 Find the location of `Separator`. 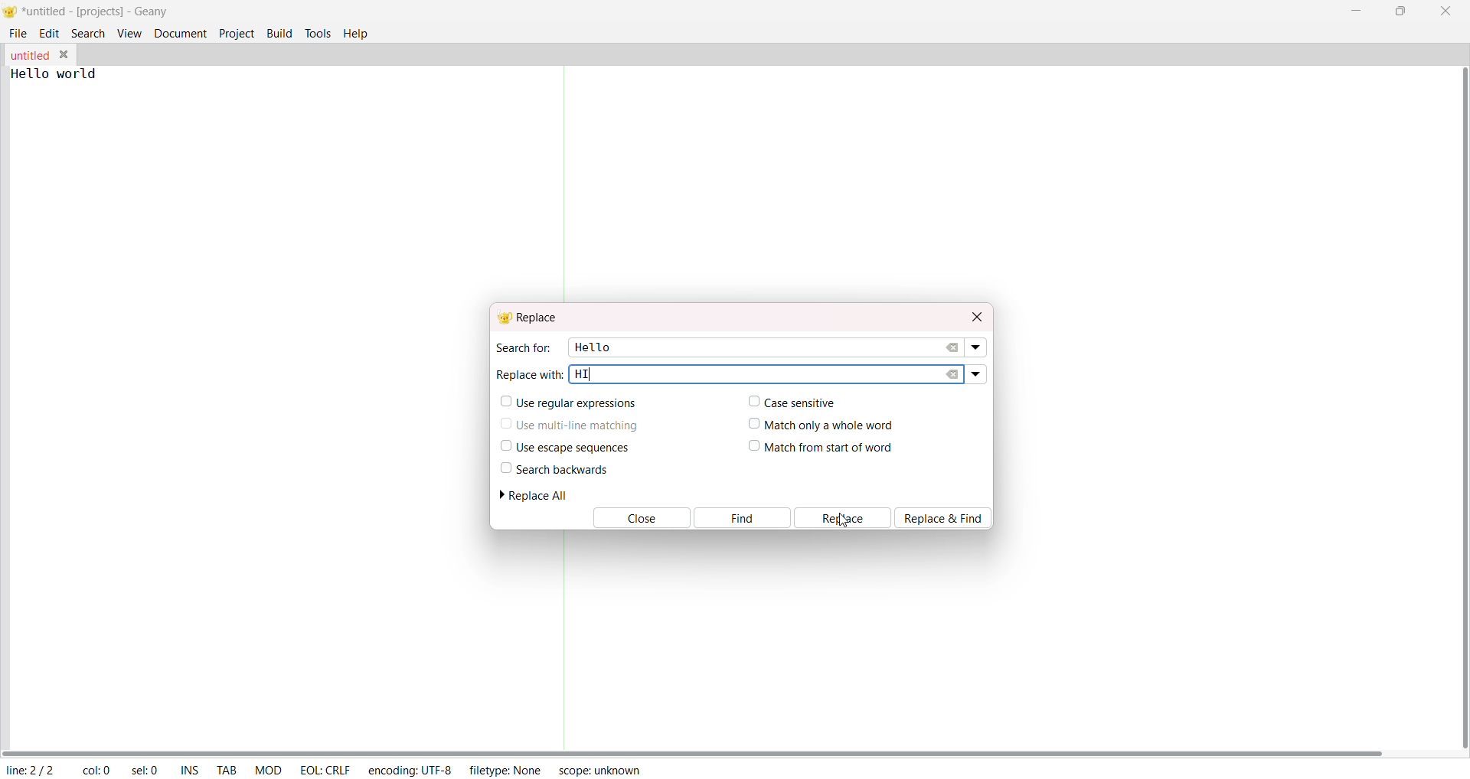

Separator is located at coordinates (567, 184).